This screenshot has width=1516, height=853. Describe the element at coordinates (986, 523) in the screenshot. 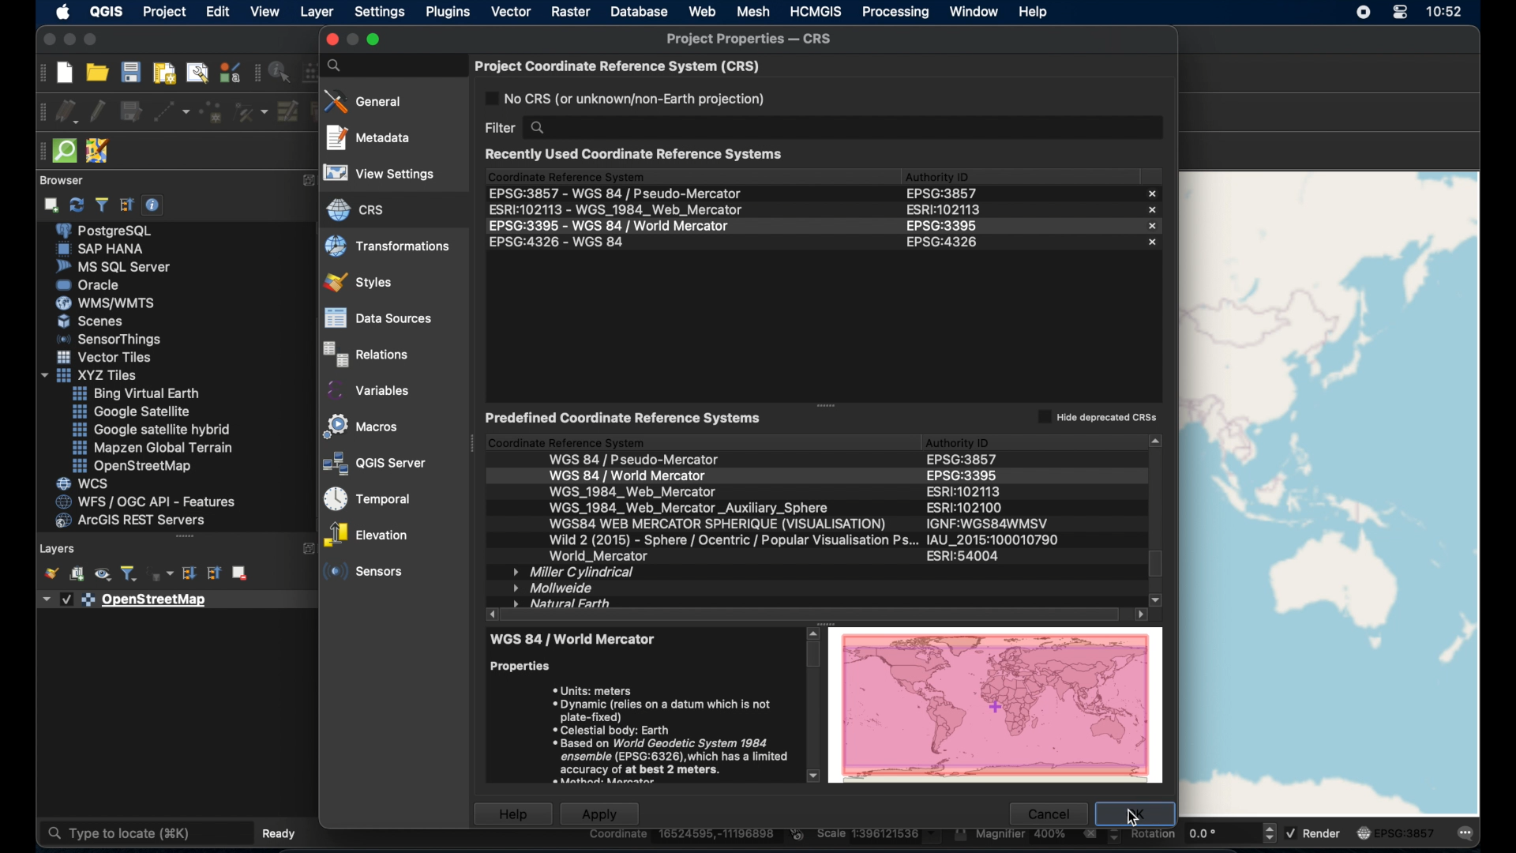

I see `authority id` at that location.